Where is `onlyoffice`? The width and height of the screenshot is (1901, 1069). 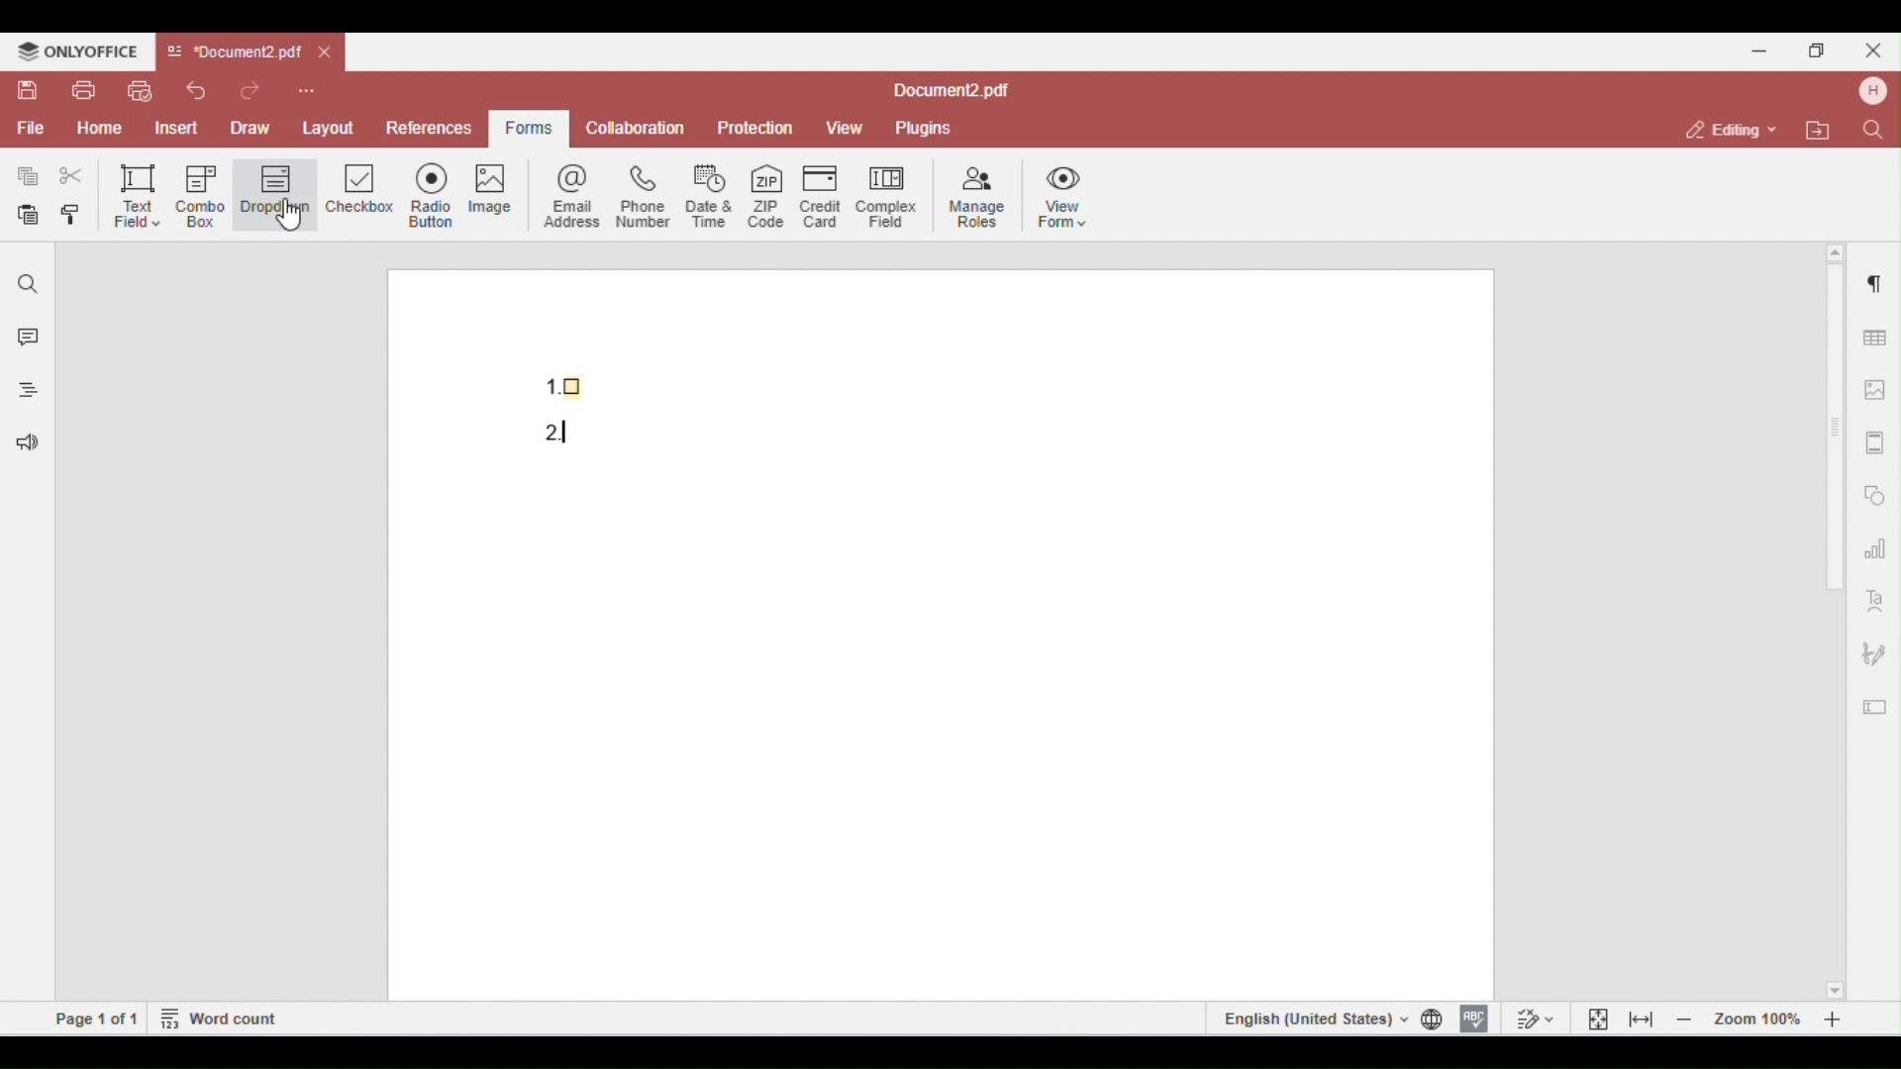 onlyoffice is located at coordinates (77, 51).